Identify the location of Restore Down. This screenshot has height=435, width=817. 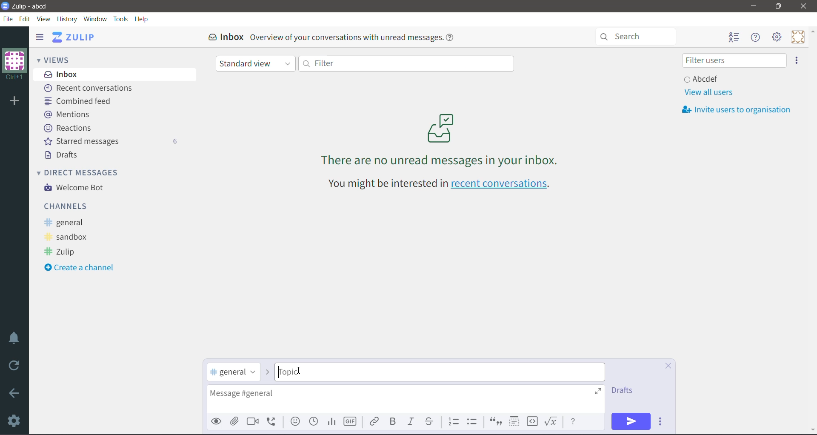
(778, 6).